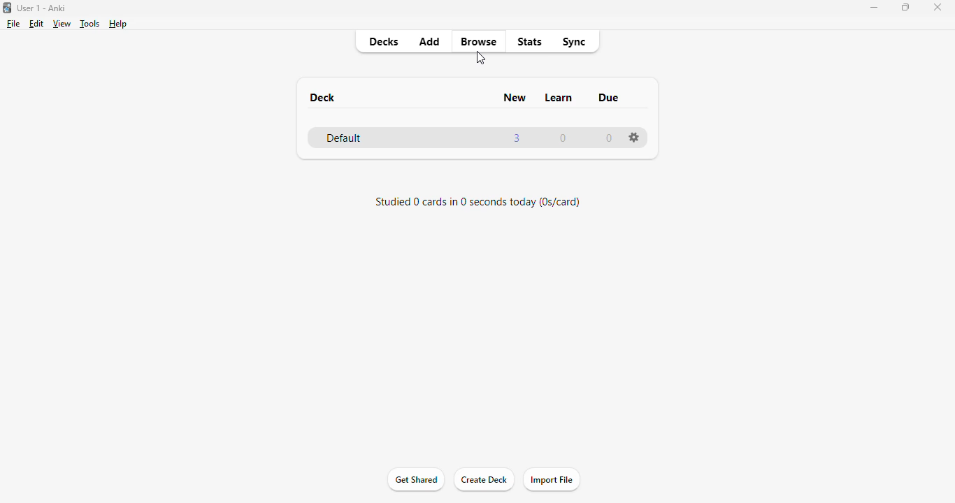  What do you see at coordinates (515, 98) in the screenshot?
I see `new` at bounding box center [515, 98].